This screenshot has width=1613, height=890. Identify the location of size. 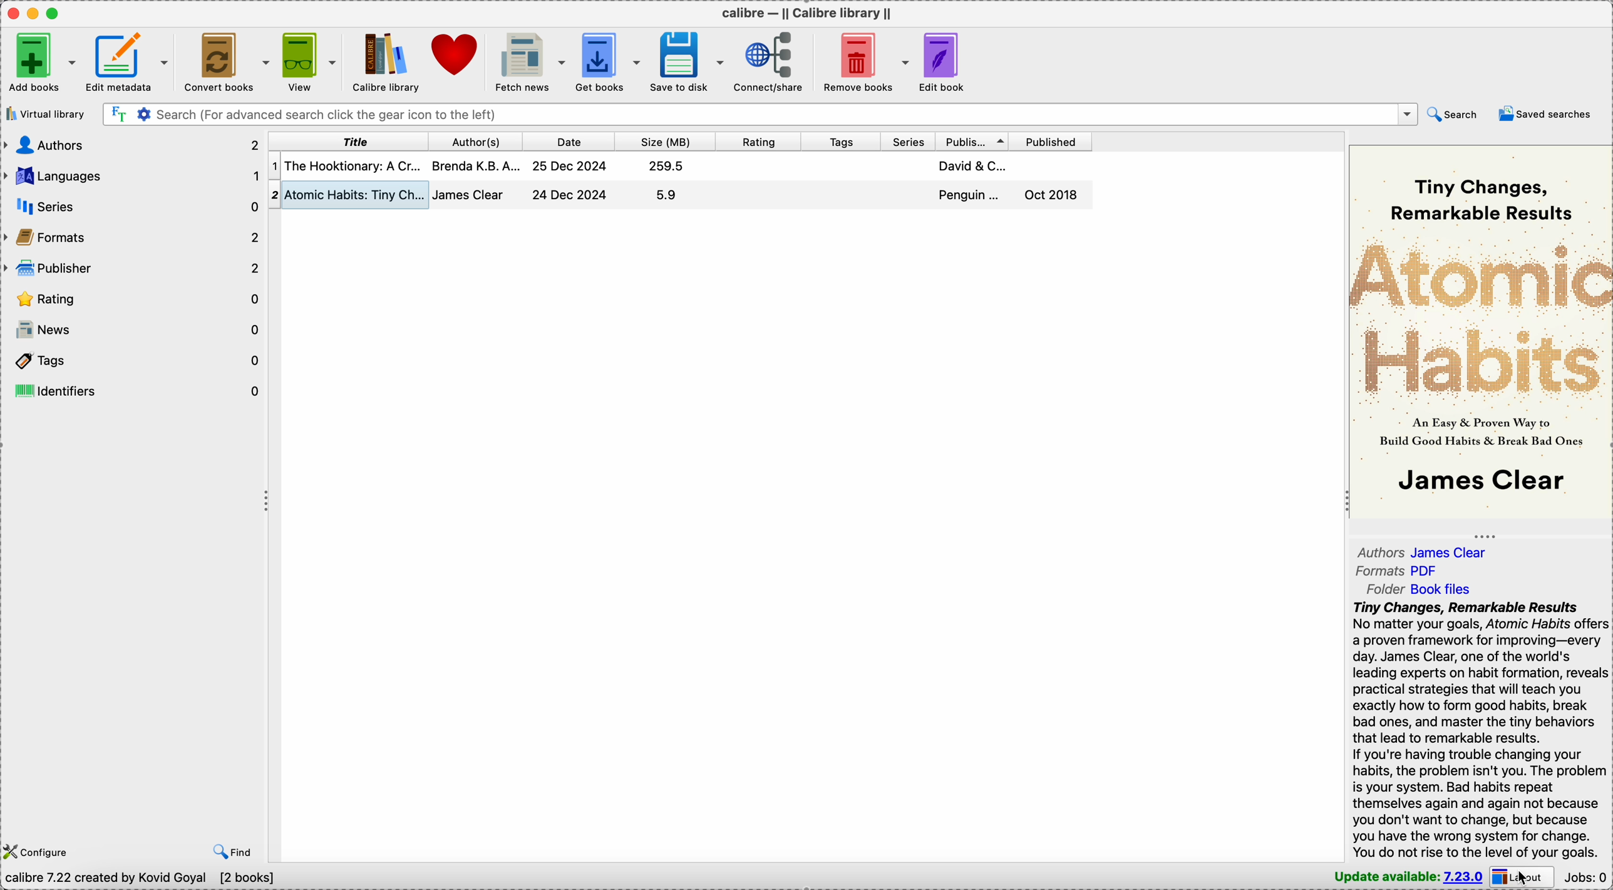
(664, 142).